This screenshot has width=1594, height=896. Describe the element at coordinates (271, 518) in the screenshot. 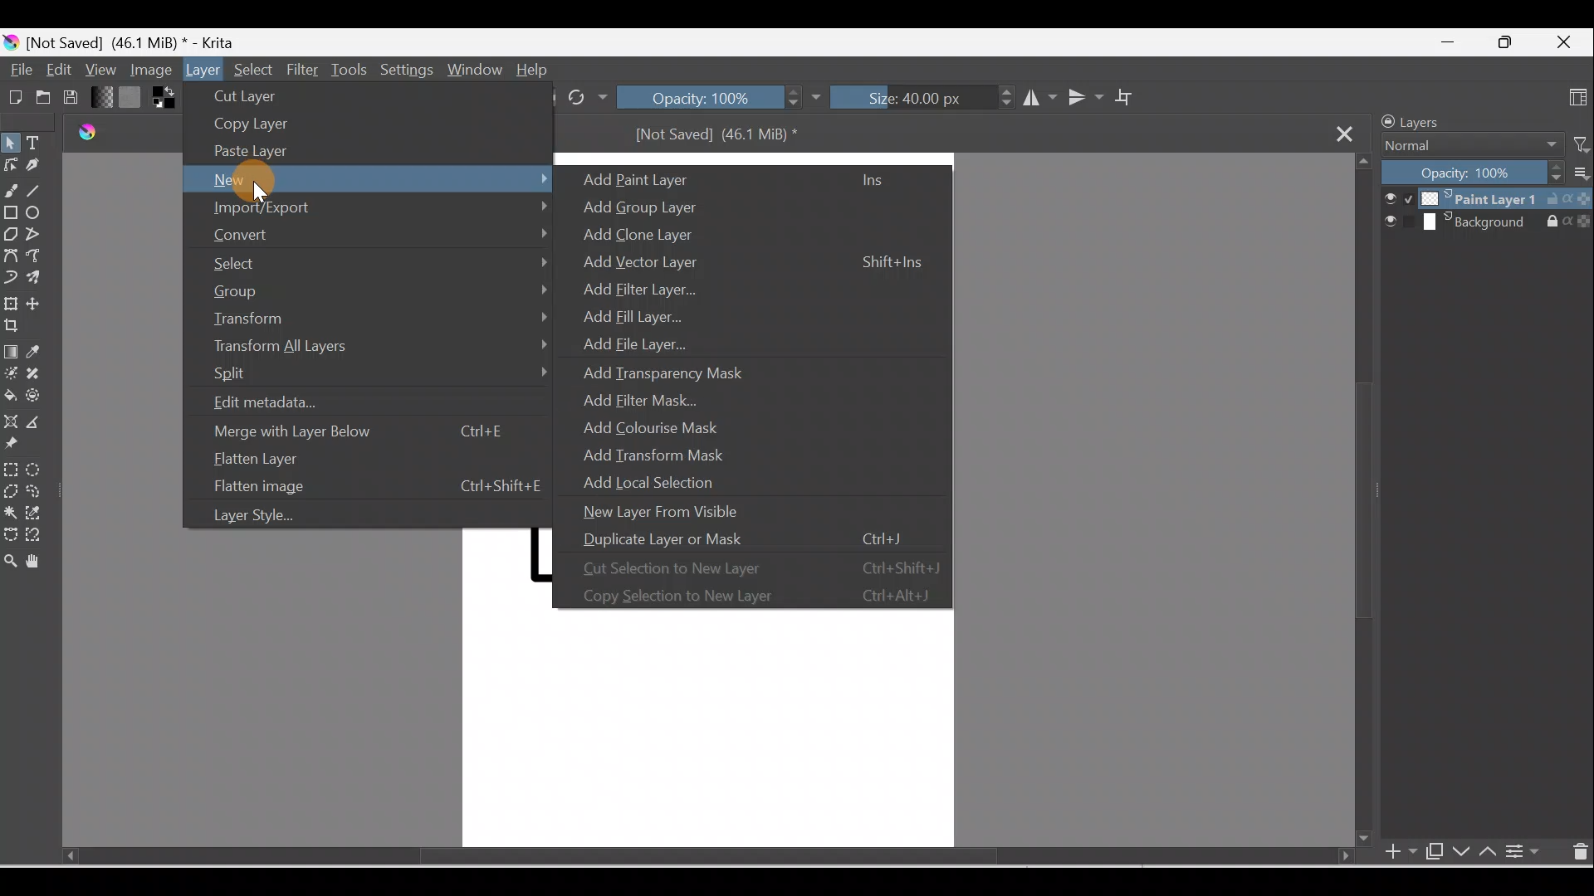

I see `Layer style` at that location.